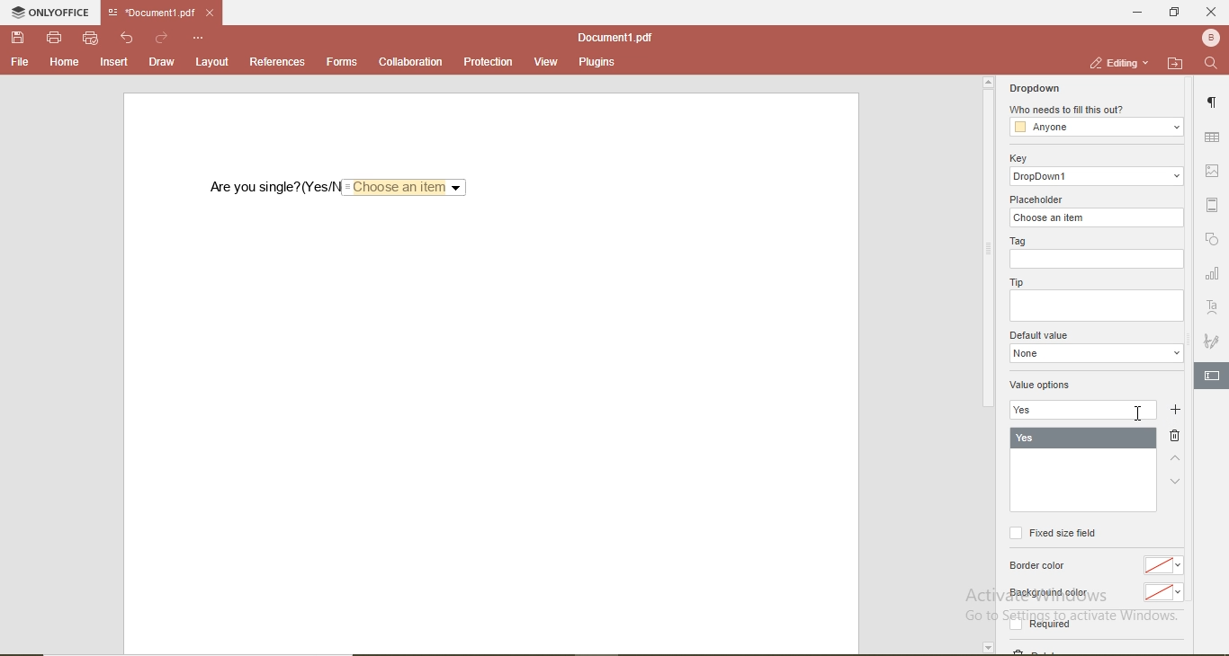 The image size is (1229, 656). I want to click on quick print, so click(91, 39).